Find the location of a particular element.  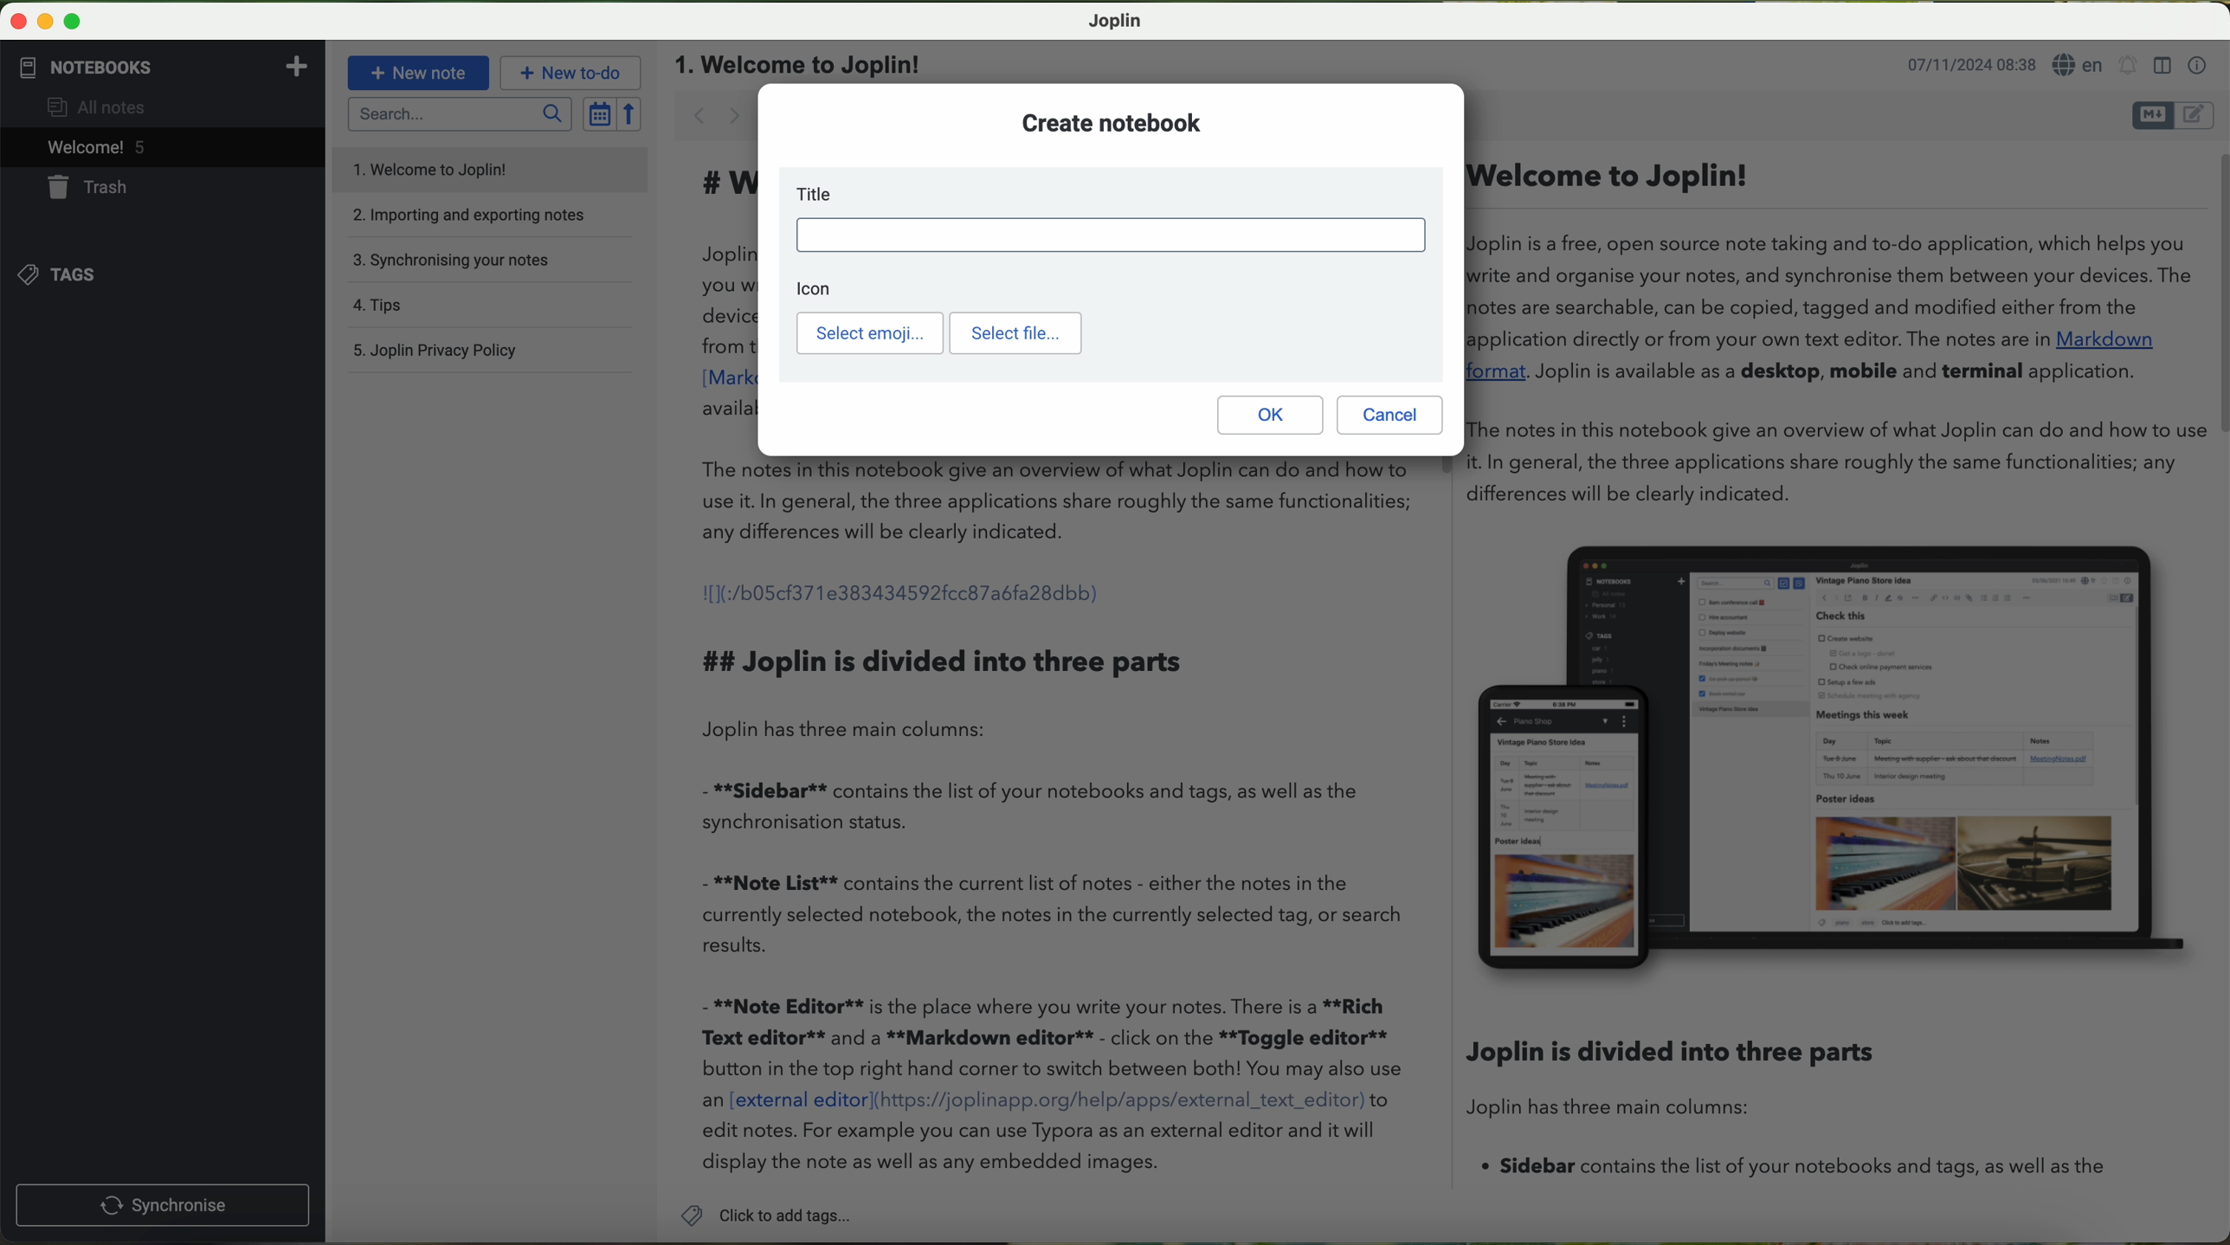

synchronising your notes is located at coordinates (460, 262).